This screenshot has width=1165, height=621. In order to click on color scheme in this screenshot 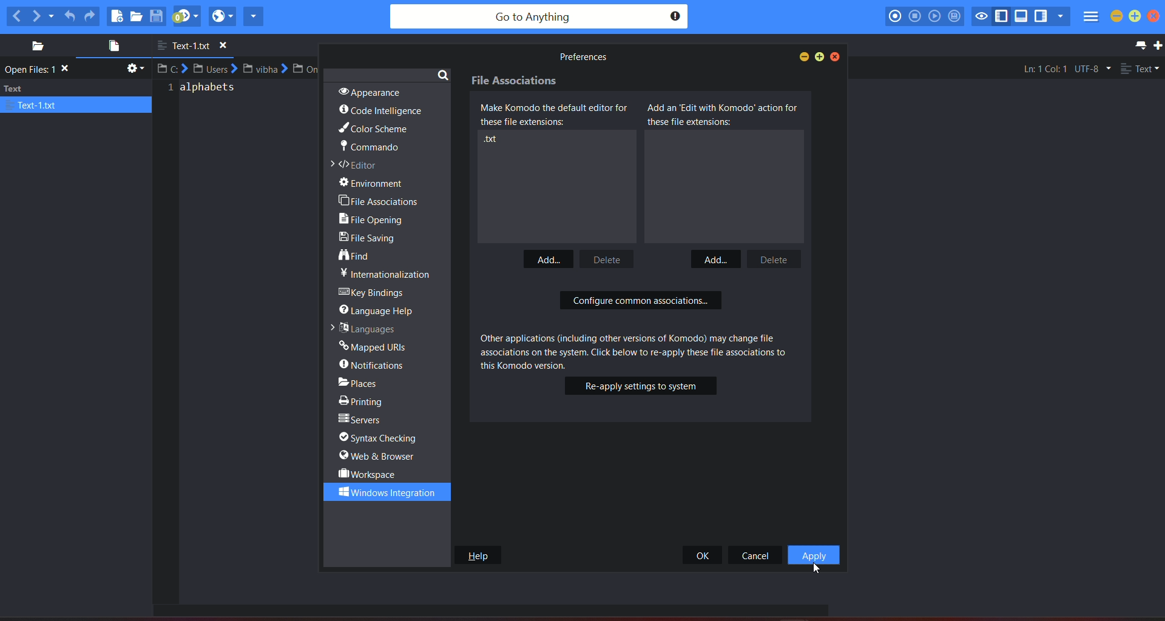, I will do `click(372, 130)`.